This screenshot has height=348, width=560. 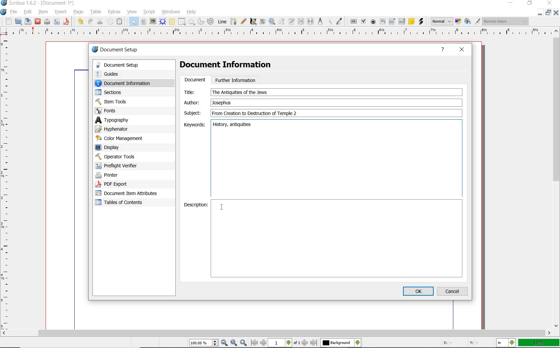 What do you see at coordinates (127, 74) in the screenshot?
I see `guides` at bounding box center [127, 74].